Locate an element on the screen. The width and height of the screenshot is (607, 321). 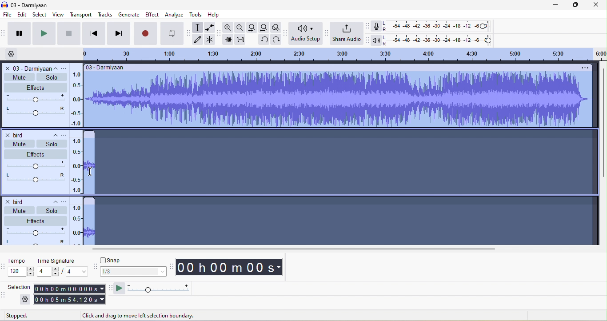
trim audio outside selection is located at coordinates (230, 40).